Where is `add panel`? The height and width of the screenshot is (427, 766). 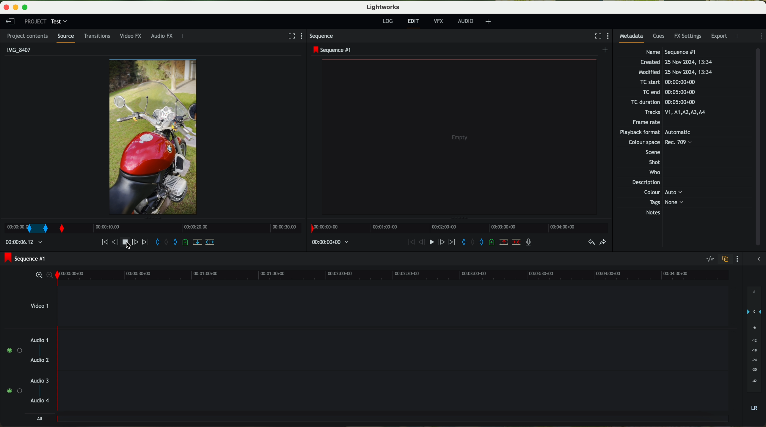 add panel is located at coordinates (738, 35).